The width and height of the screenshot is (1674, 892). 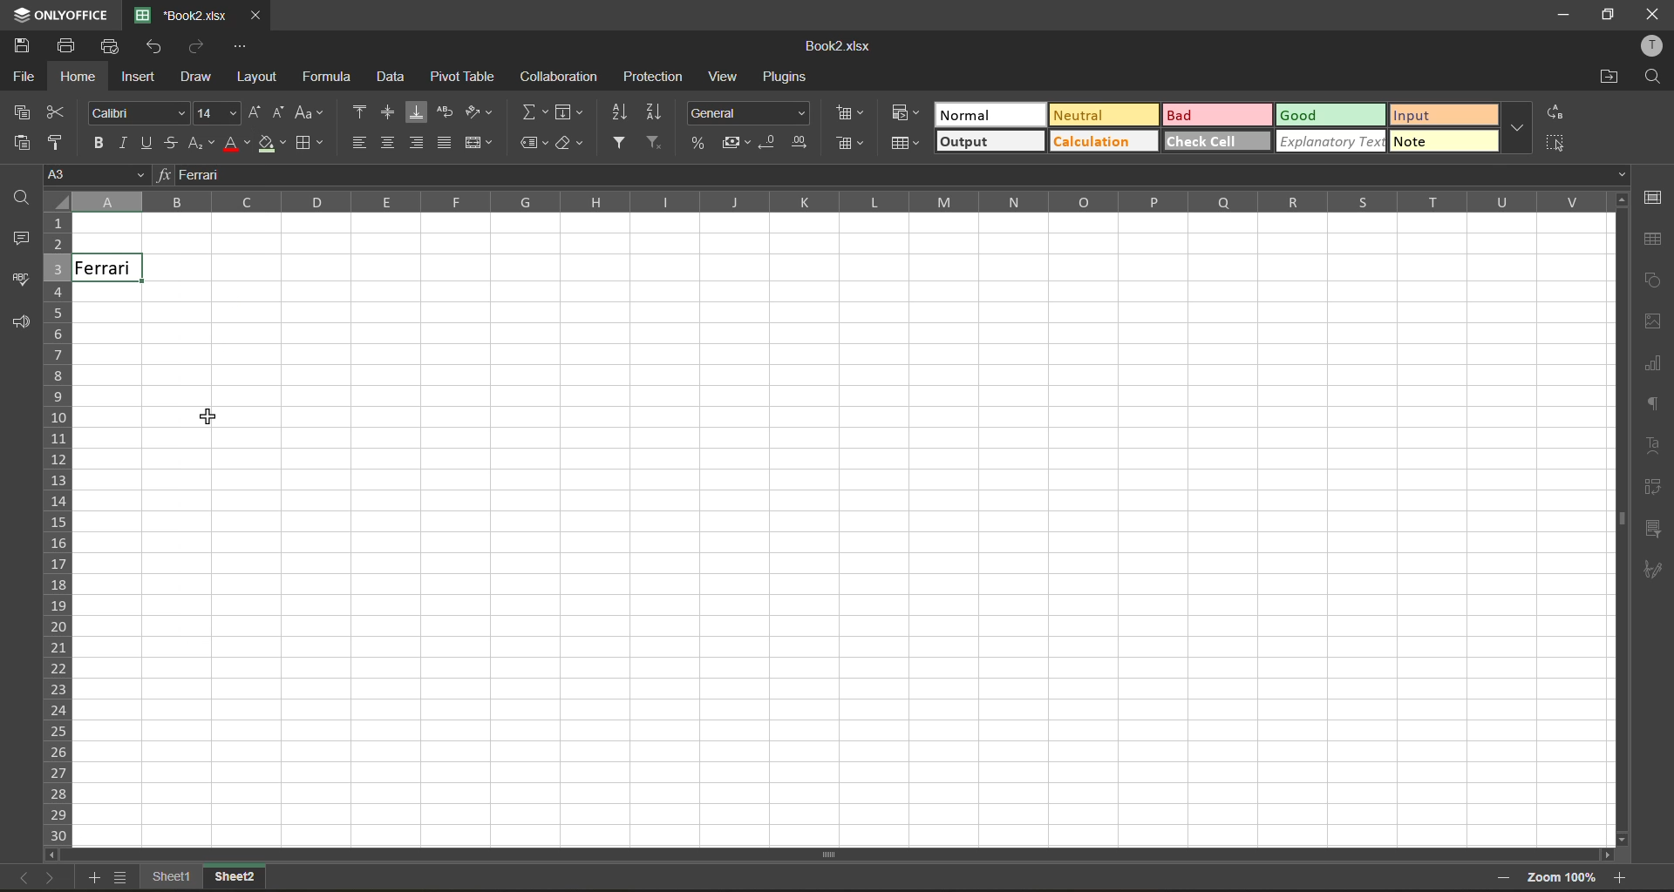 I want to click on insert cells, so click(x=847, y=112).